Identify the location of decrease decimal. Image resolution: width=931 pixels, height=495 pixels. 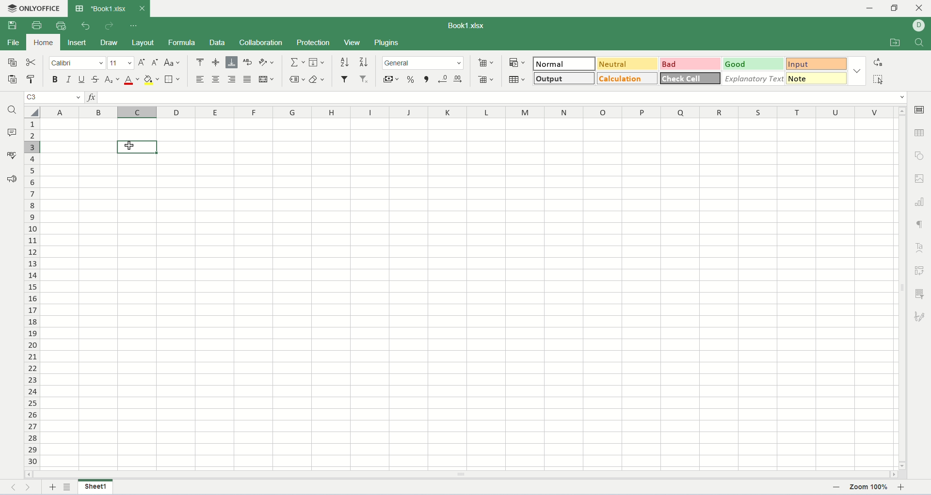
(442, 78).